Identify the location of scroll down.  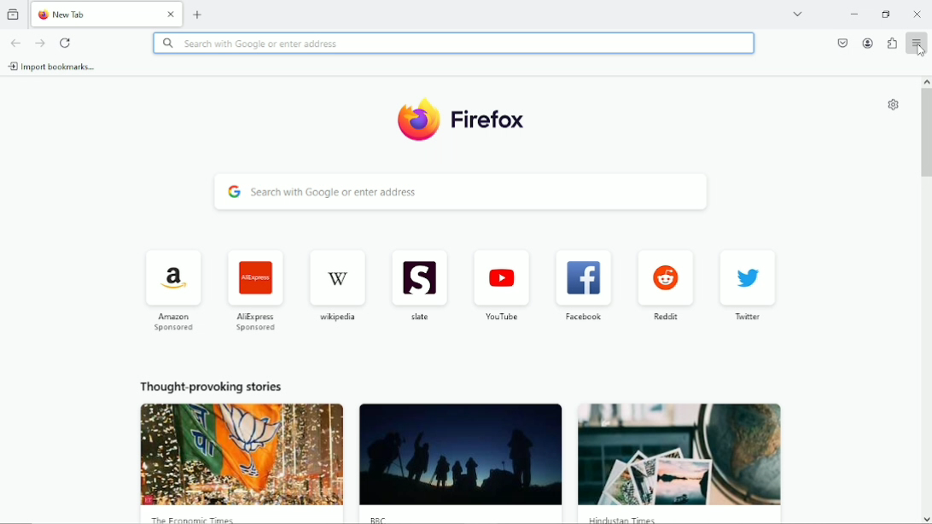
(926, 520).